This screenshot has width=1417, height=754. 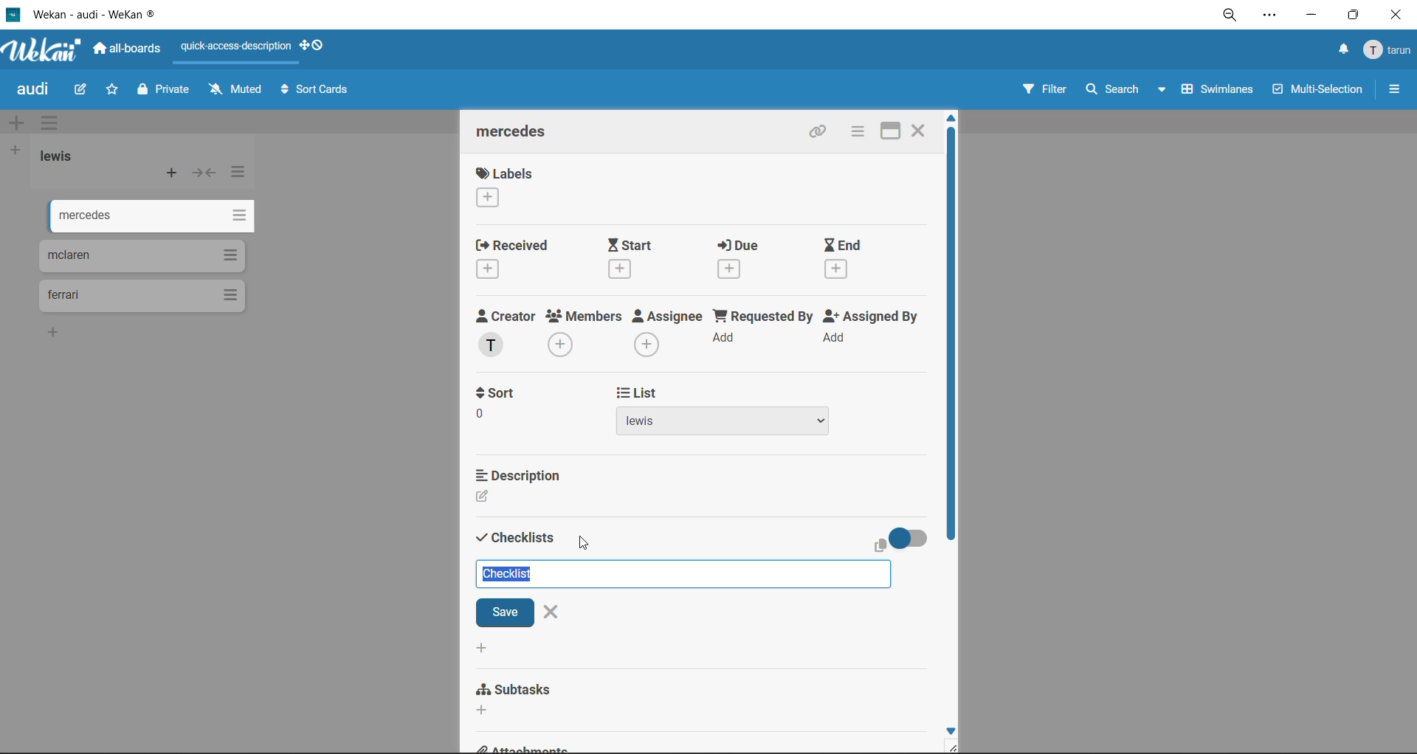 I want to click on sort, so click(x=512, y=420).